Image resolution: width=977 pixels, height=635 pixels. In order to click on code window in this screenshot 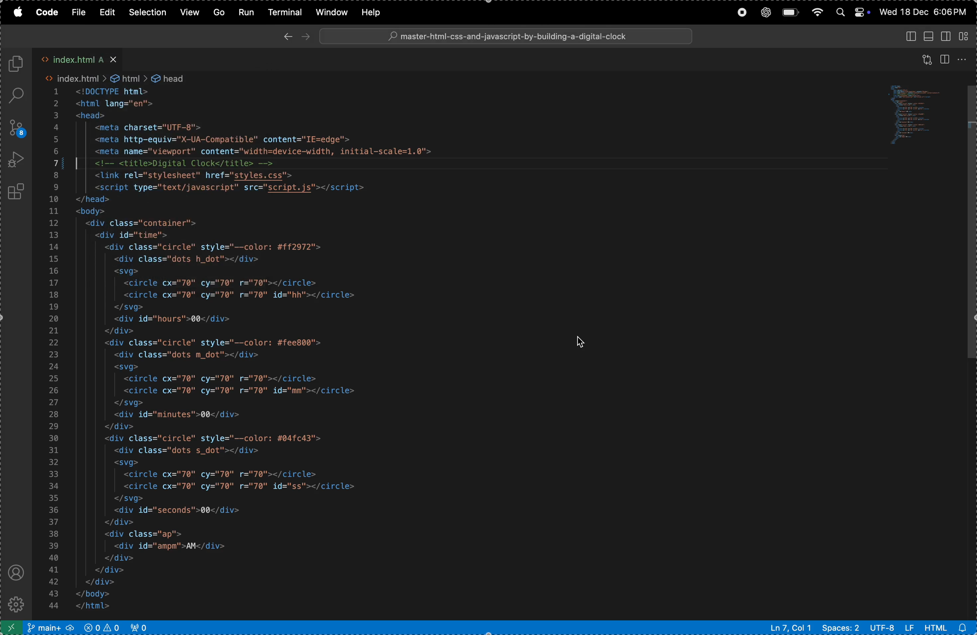, I will do `click(914, 117)`.